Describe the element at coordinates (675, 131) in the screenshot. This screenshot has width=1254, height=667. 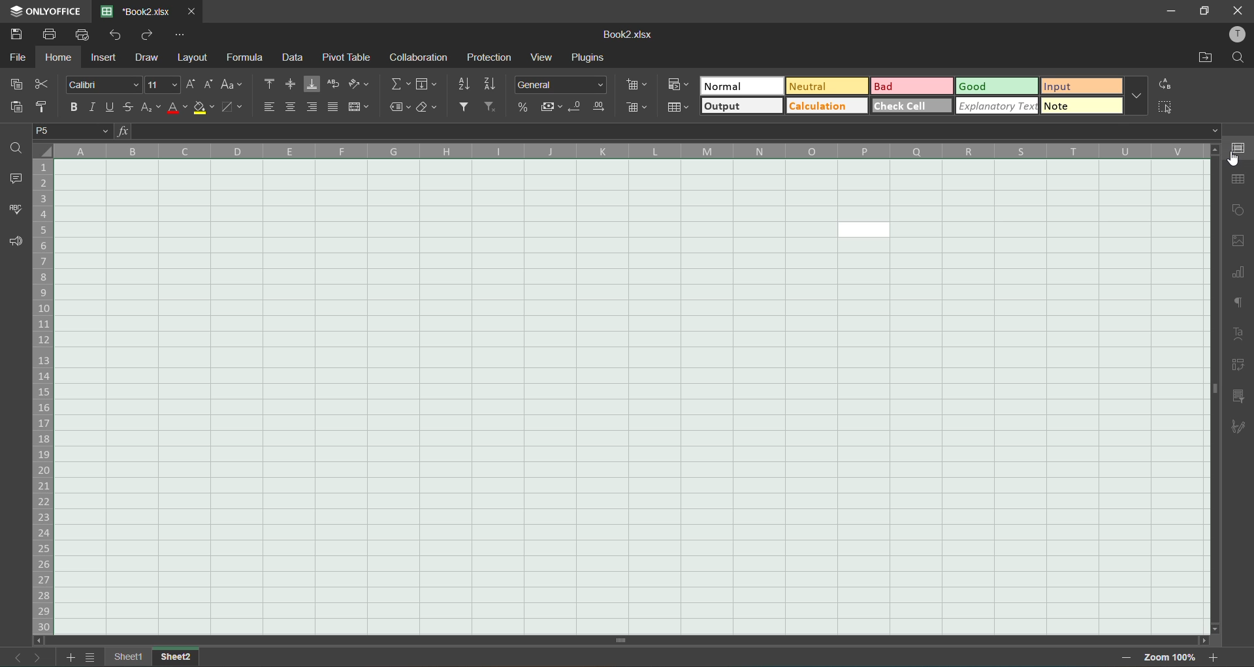
I see `formula bar` at that location.